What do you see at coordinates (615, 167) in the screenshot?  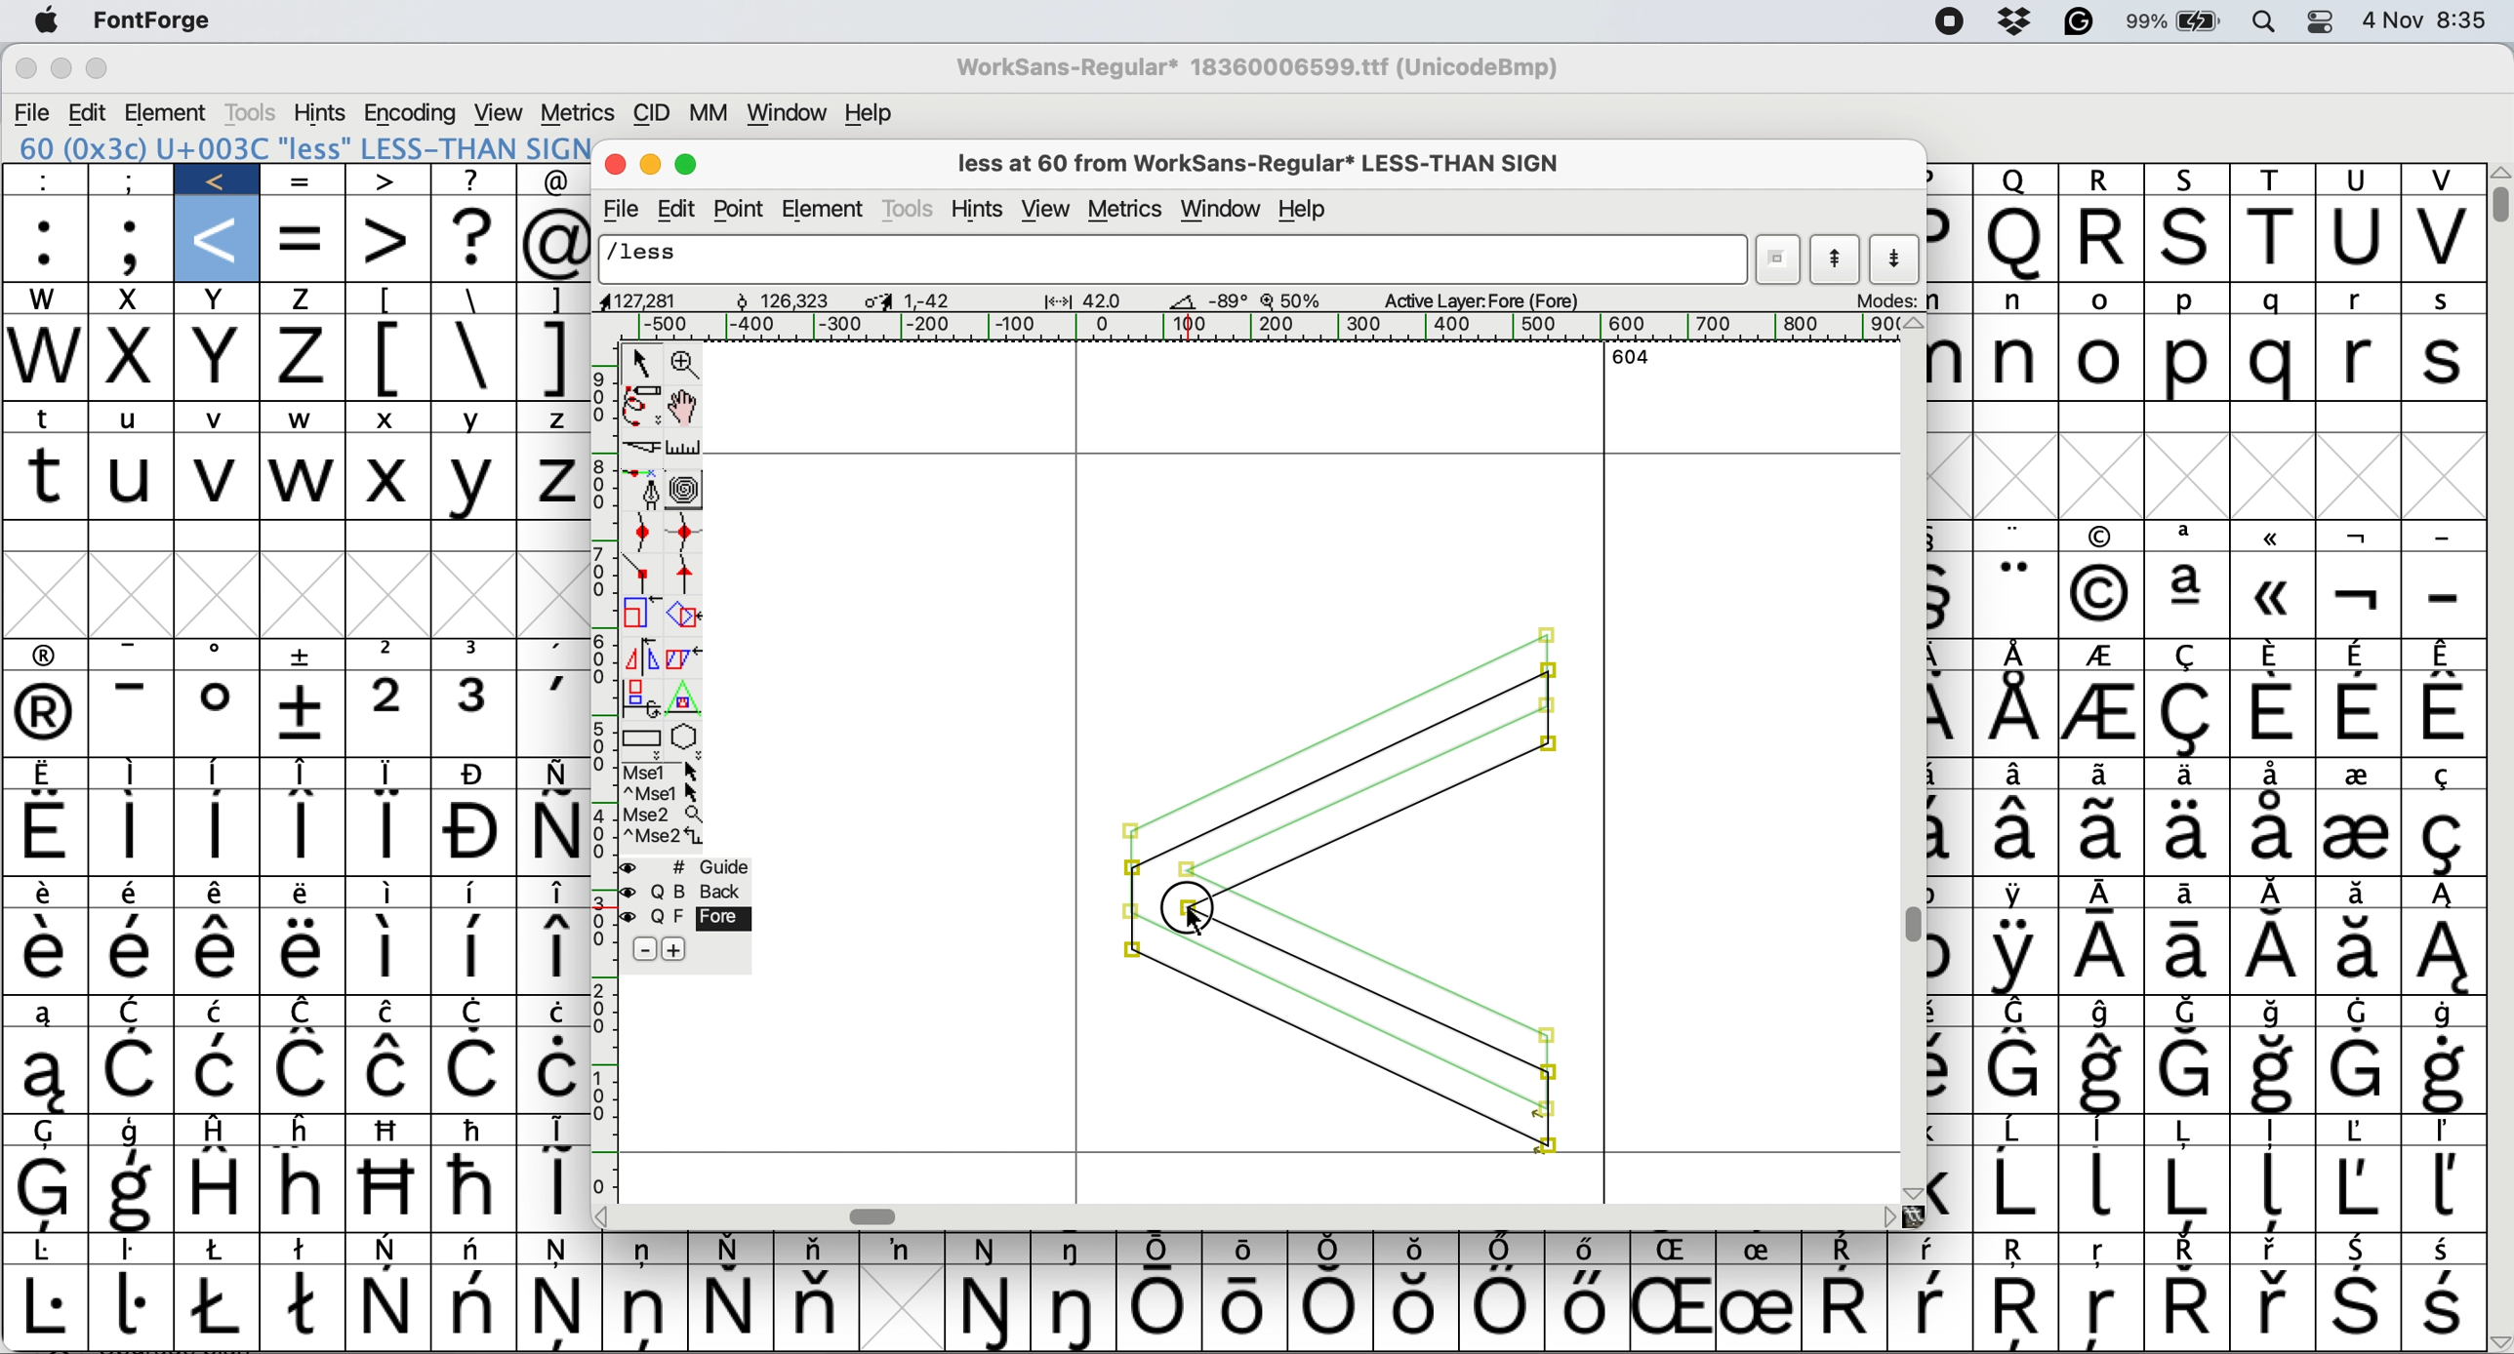 I see `close` at bounding box center [615, 167].